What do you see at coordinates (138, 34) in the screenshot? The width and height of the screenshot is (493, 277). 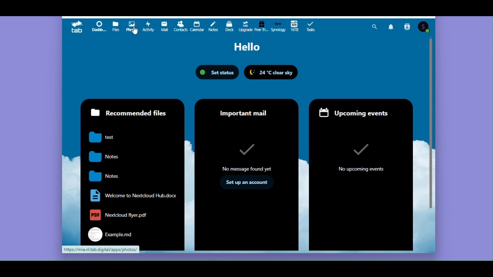 I see `Mouse pointer` at bounding box center [138, 34].